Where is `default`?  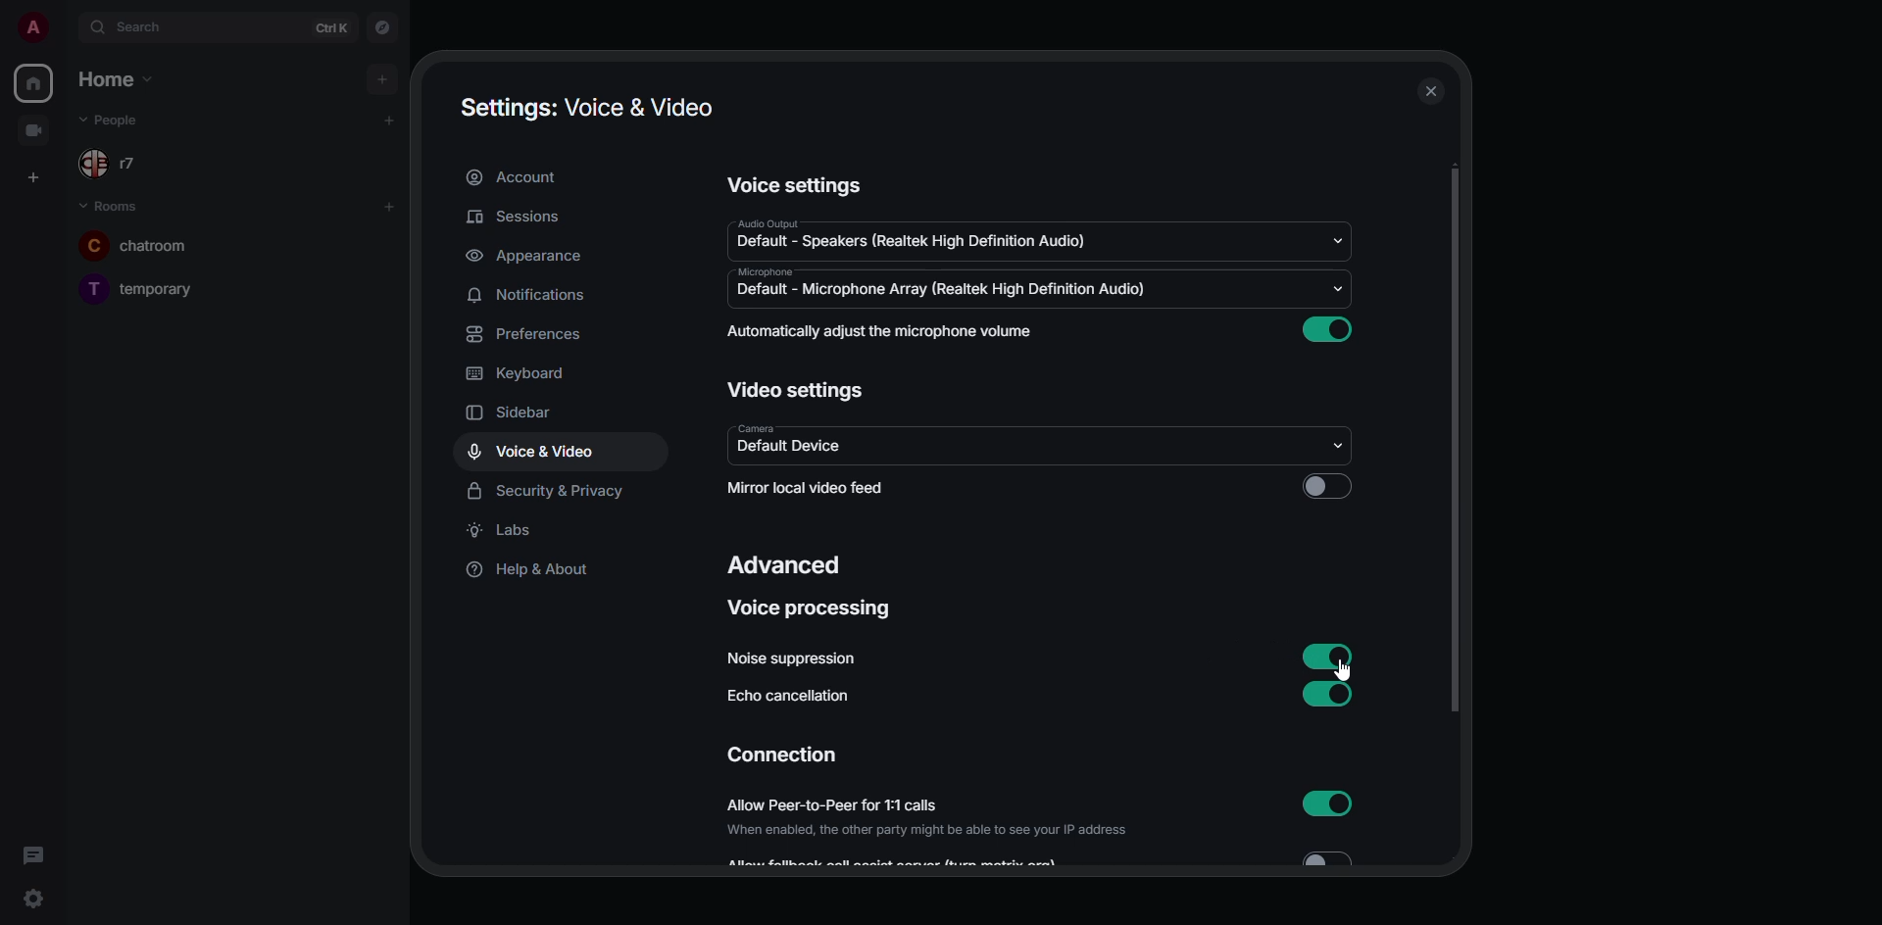
default is located at coordinates (942, 291).